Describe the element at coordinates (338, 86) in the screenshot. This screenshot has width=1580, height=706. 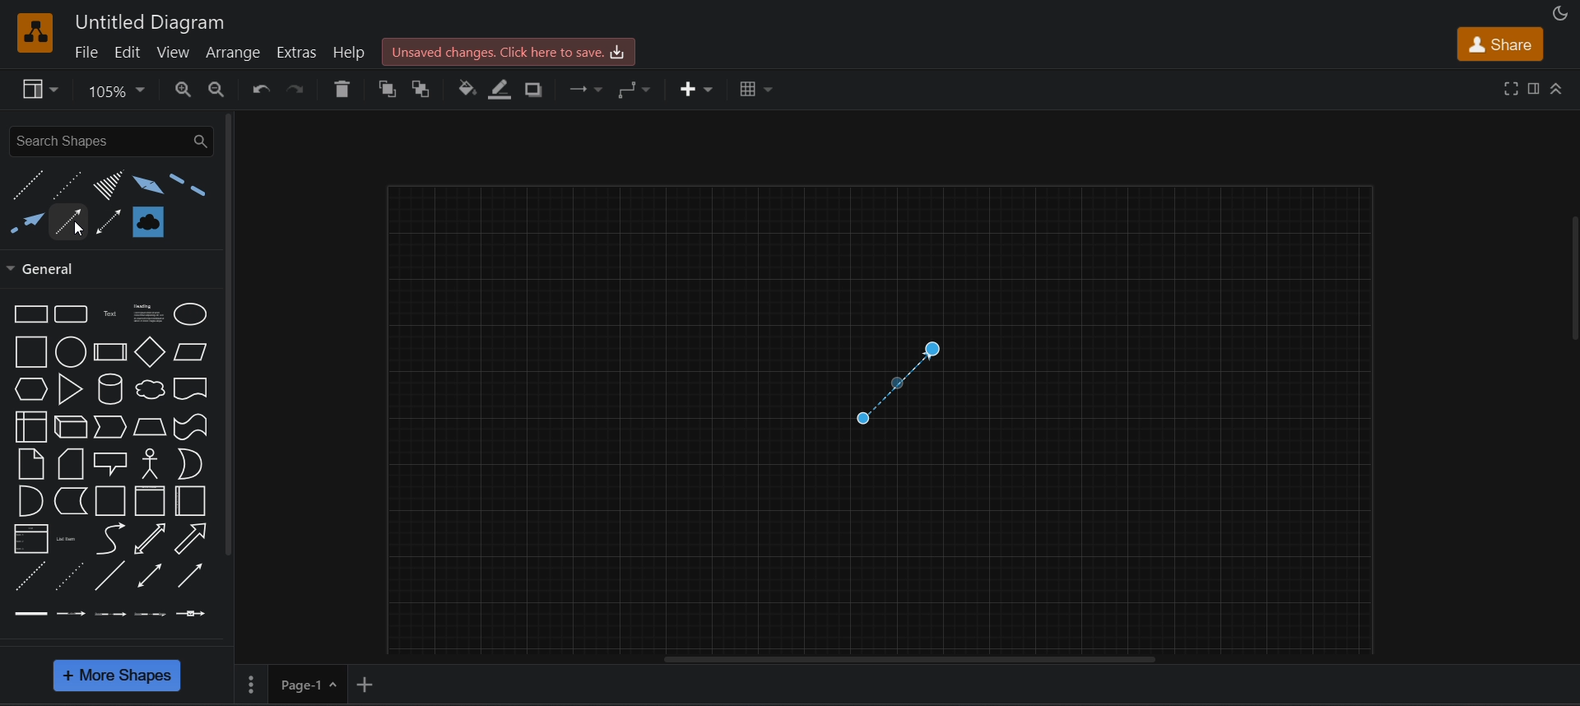
I see `delete` at that location.